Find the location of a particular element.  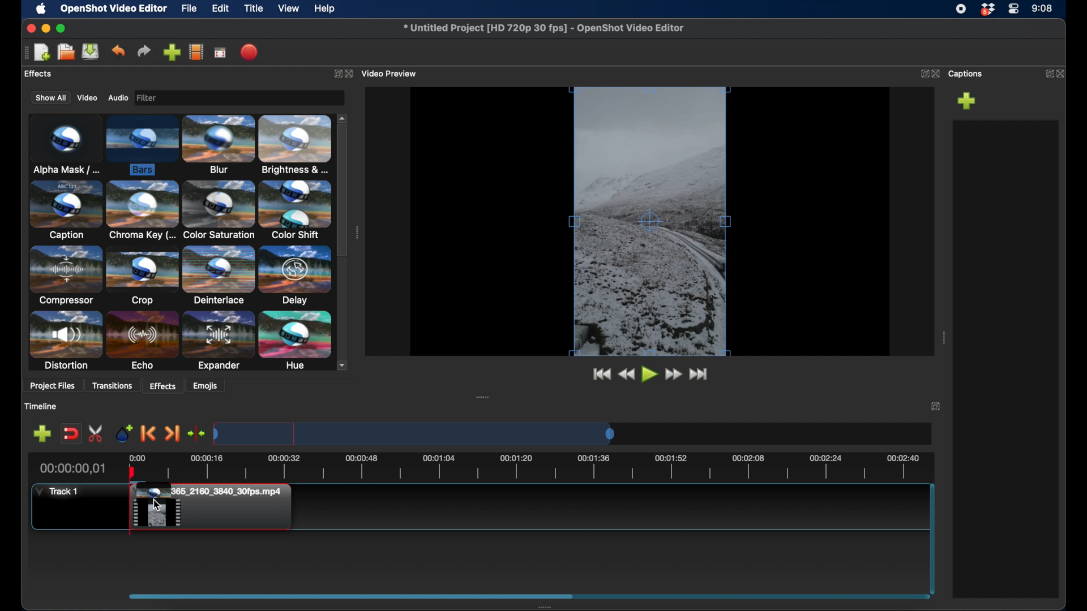

close is located at coordinates (29, 28).